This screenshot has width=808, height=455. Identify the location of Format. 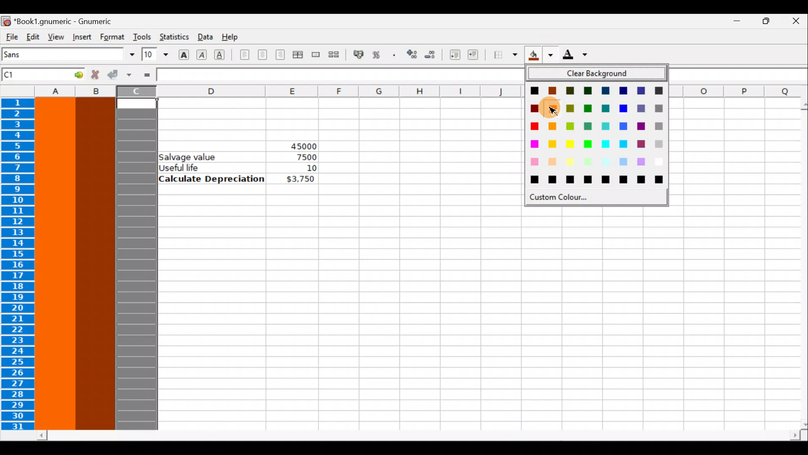
(113, 37).